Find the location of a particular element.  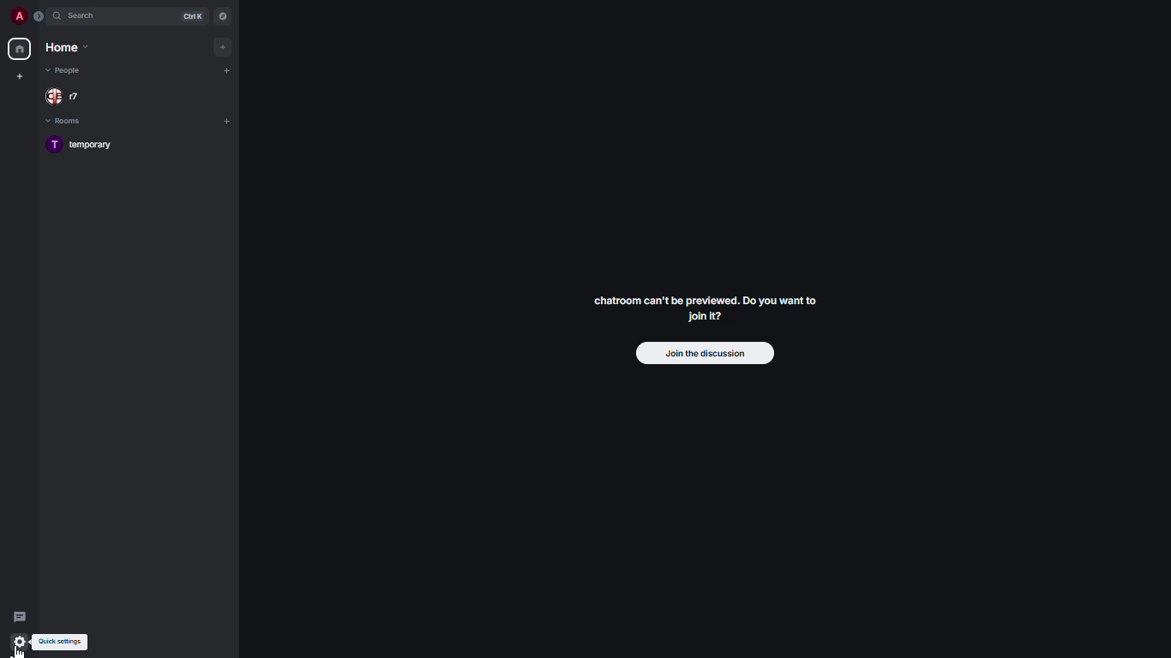

navigator is located at coordinates (221, 16).